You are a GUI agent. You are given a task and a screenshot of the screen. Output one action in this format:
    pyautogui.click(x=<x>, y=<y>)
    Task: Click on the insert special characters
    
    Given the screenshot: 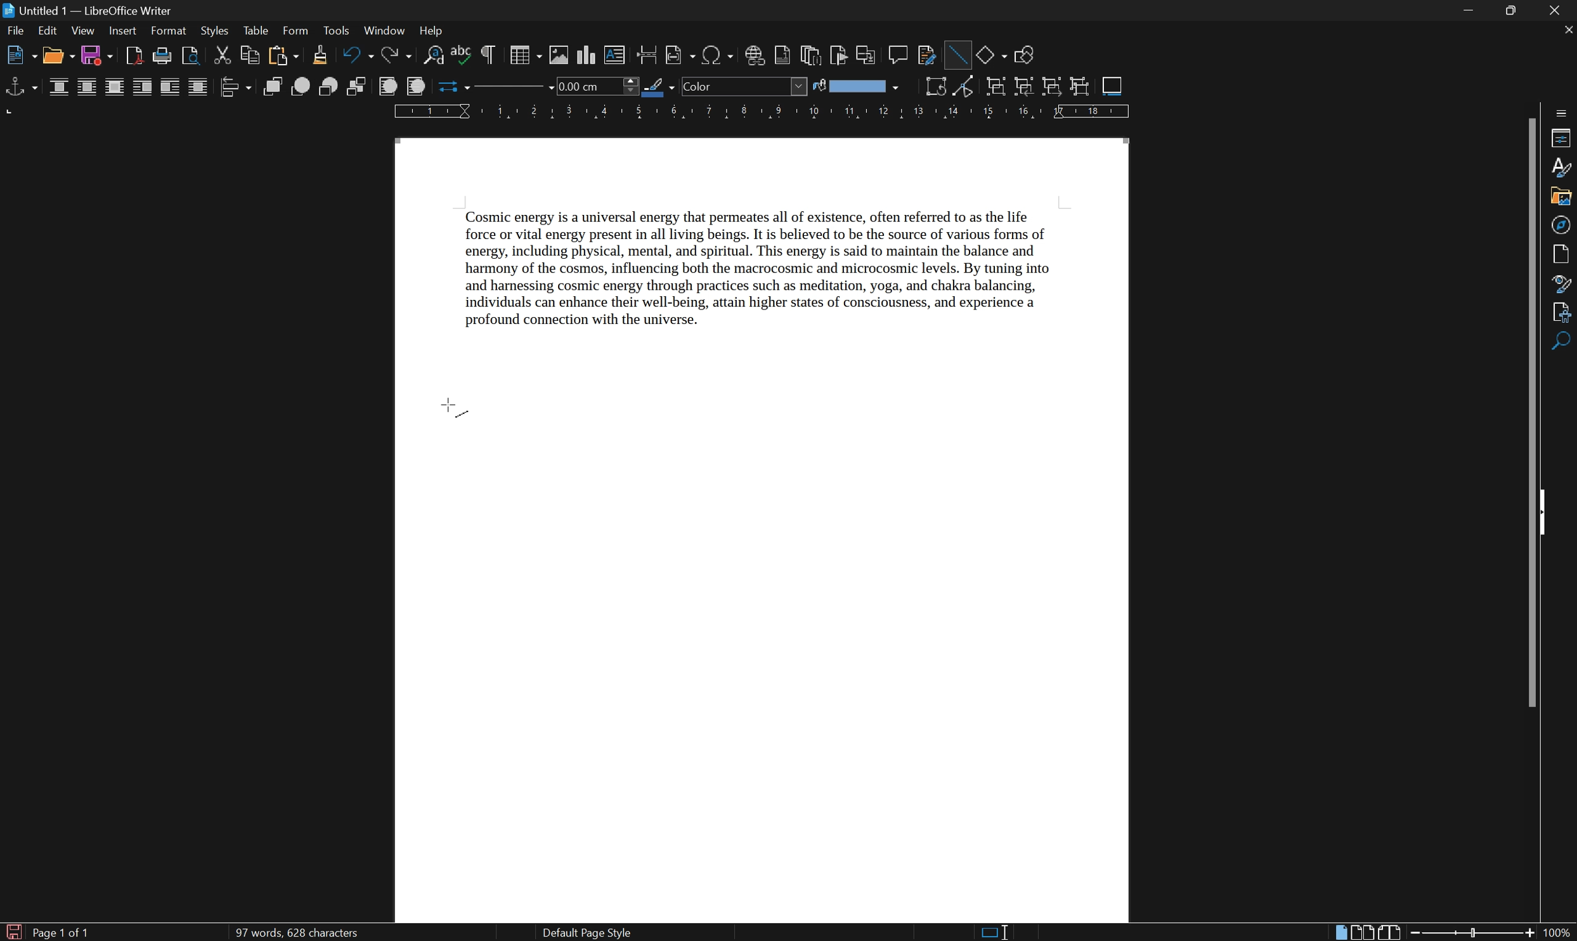 What is the action you would take?
    pyautogui.click(x=718, y=55)
    